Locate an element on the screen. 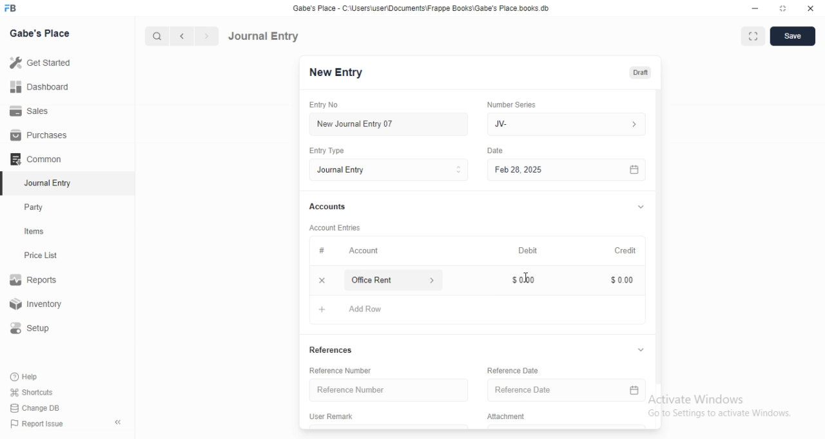  Comman is located at coordinates (32, 159).